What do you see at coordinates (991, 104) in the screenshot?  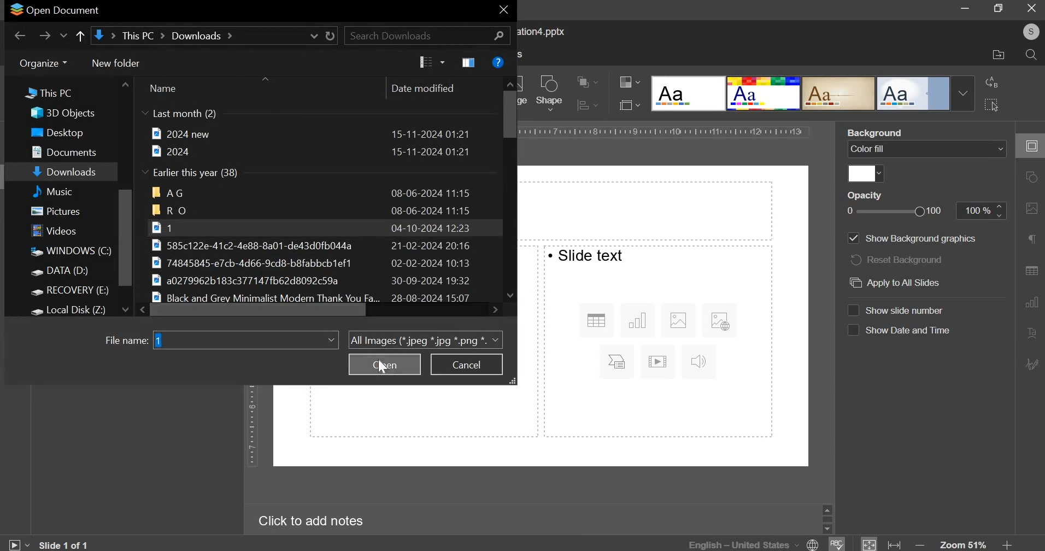 I see `select` at bounding box center [991, 104].